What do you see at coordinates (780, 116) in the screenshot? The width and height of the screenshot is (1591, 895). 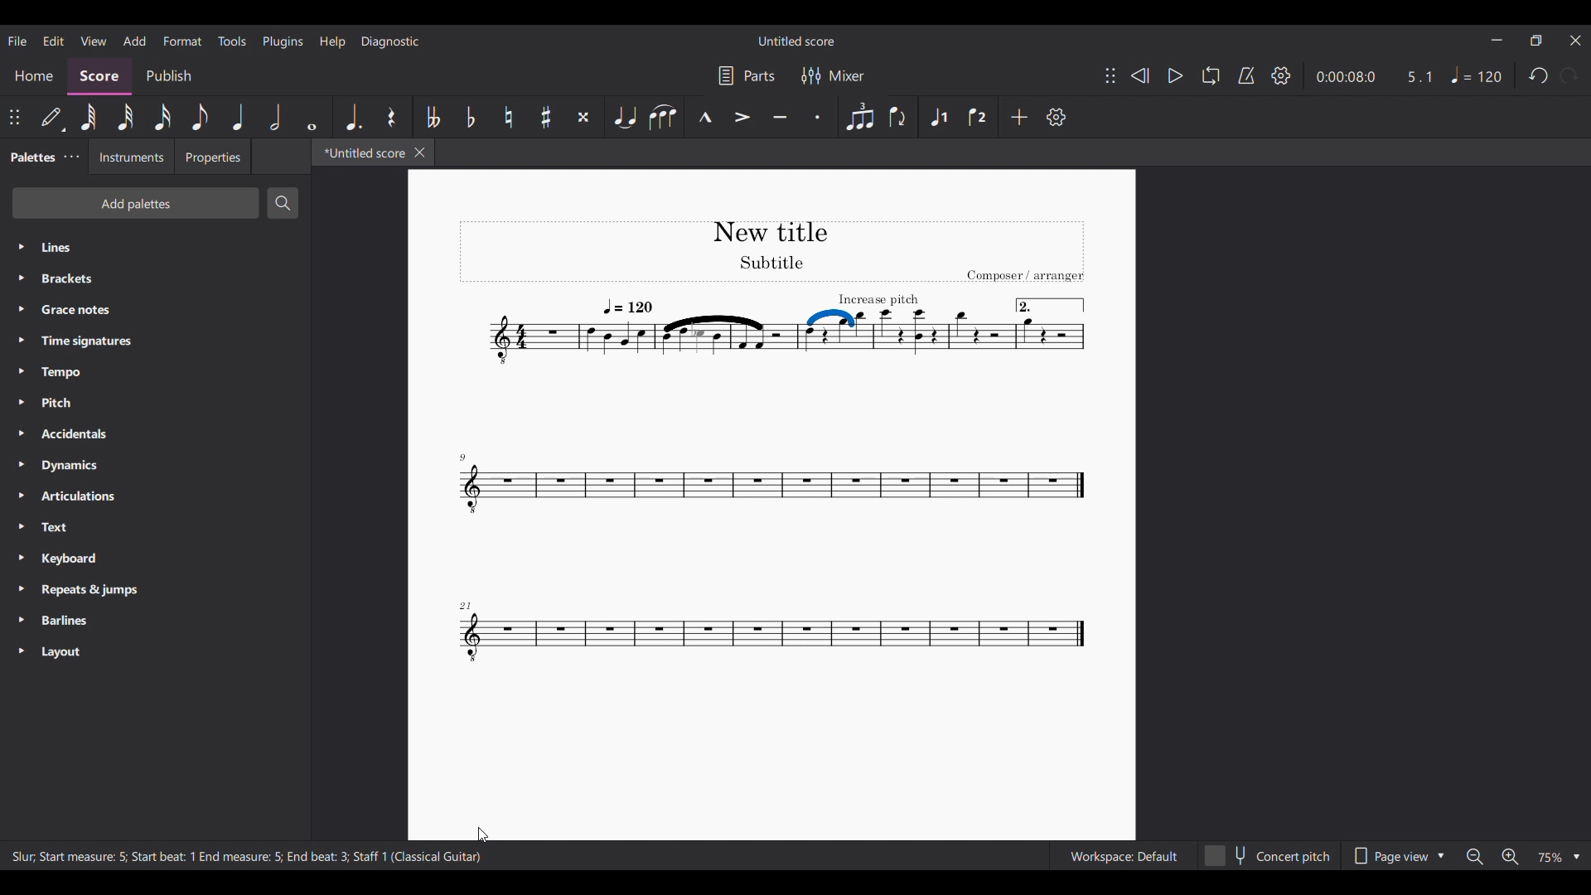 I see `Tenuto` at bounding box center [780, 116].